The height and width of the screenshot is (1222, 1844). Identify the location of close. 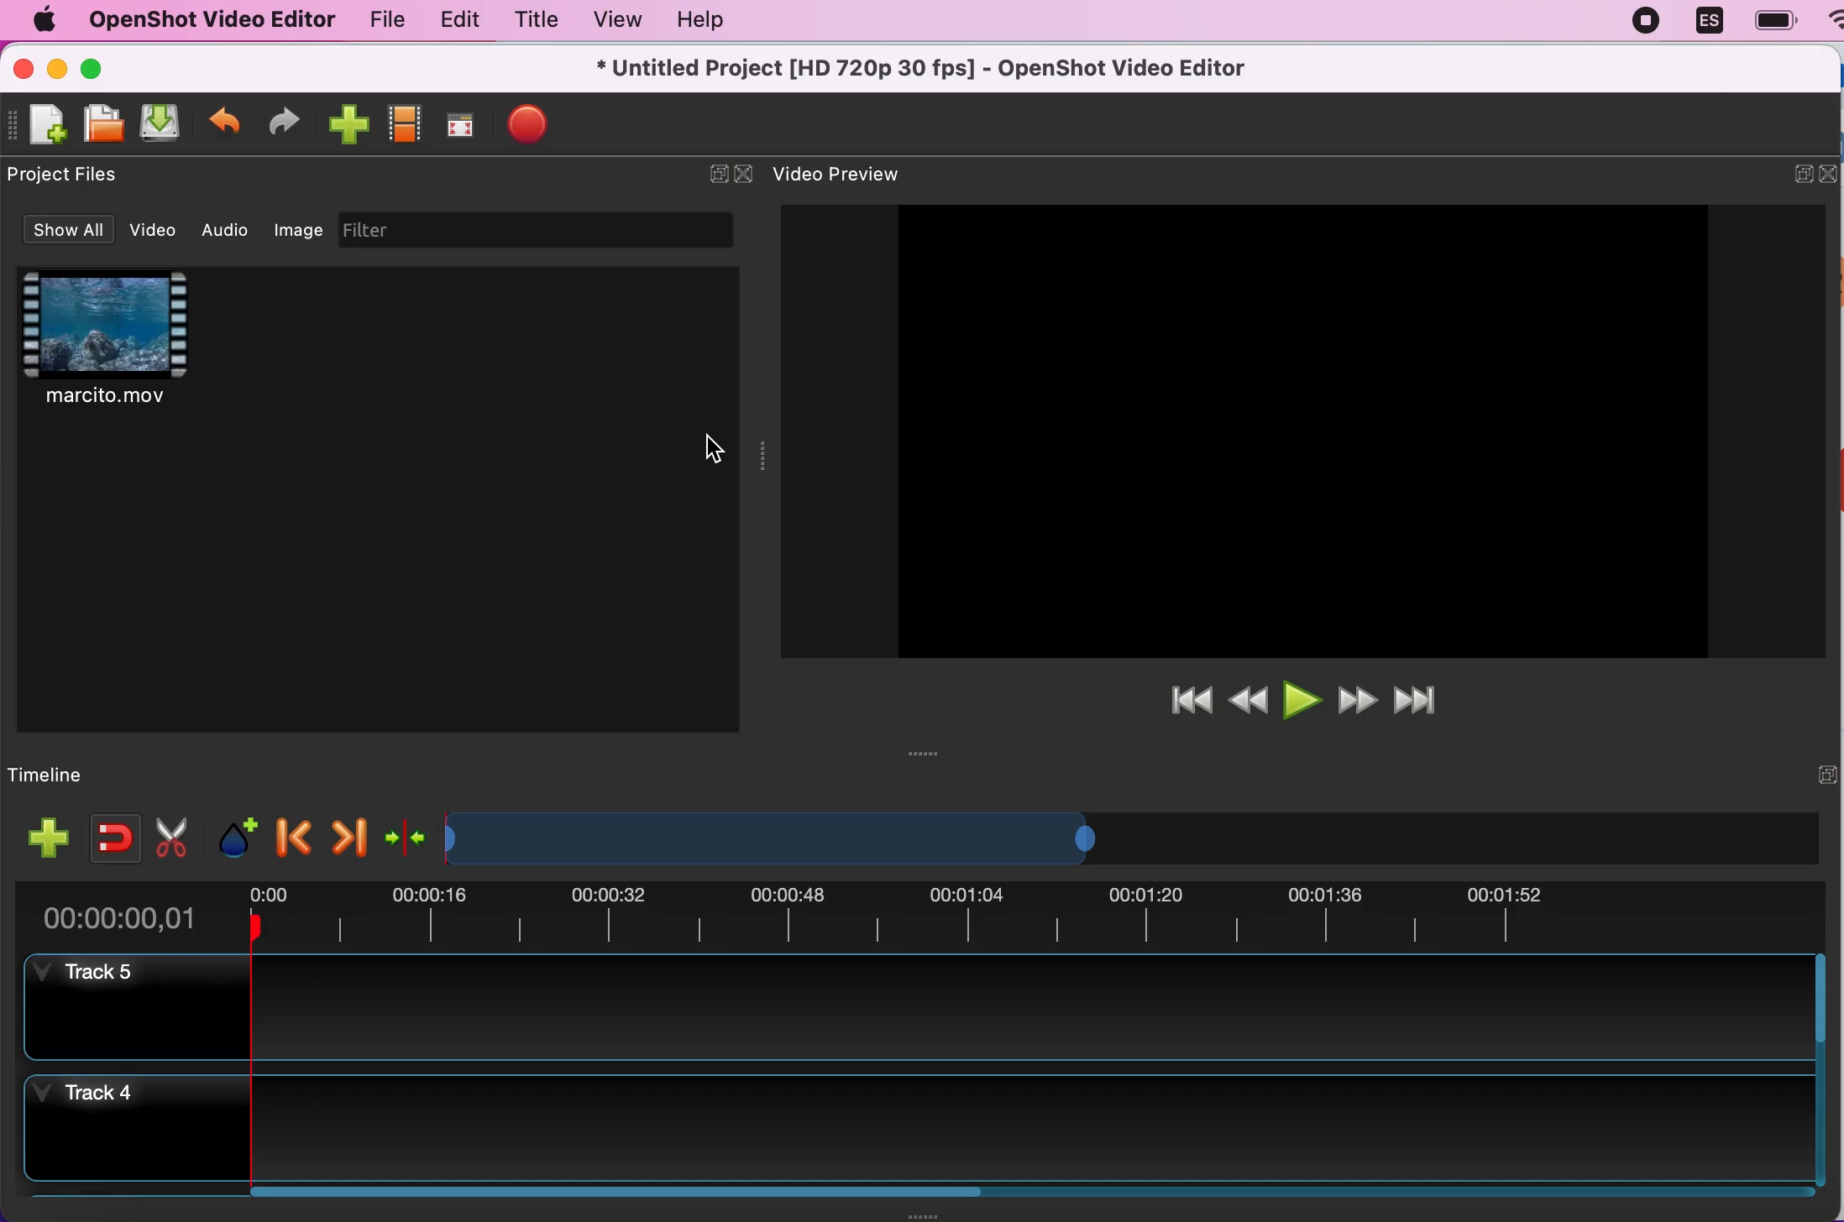
(743, 171).